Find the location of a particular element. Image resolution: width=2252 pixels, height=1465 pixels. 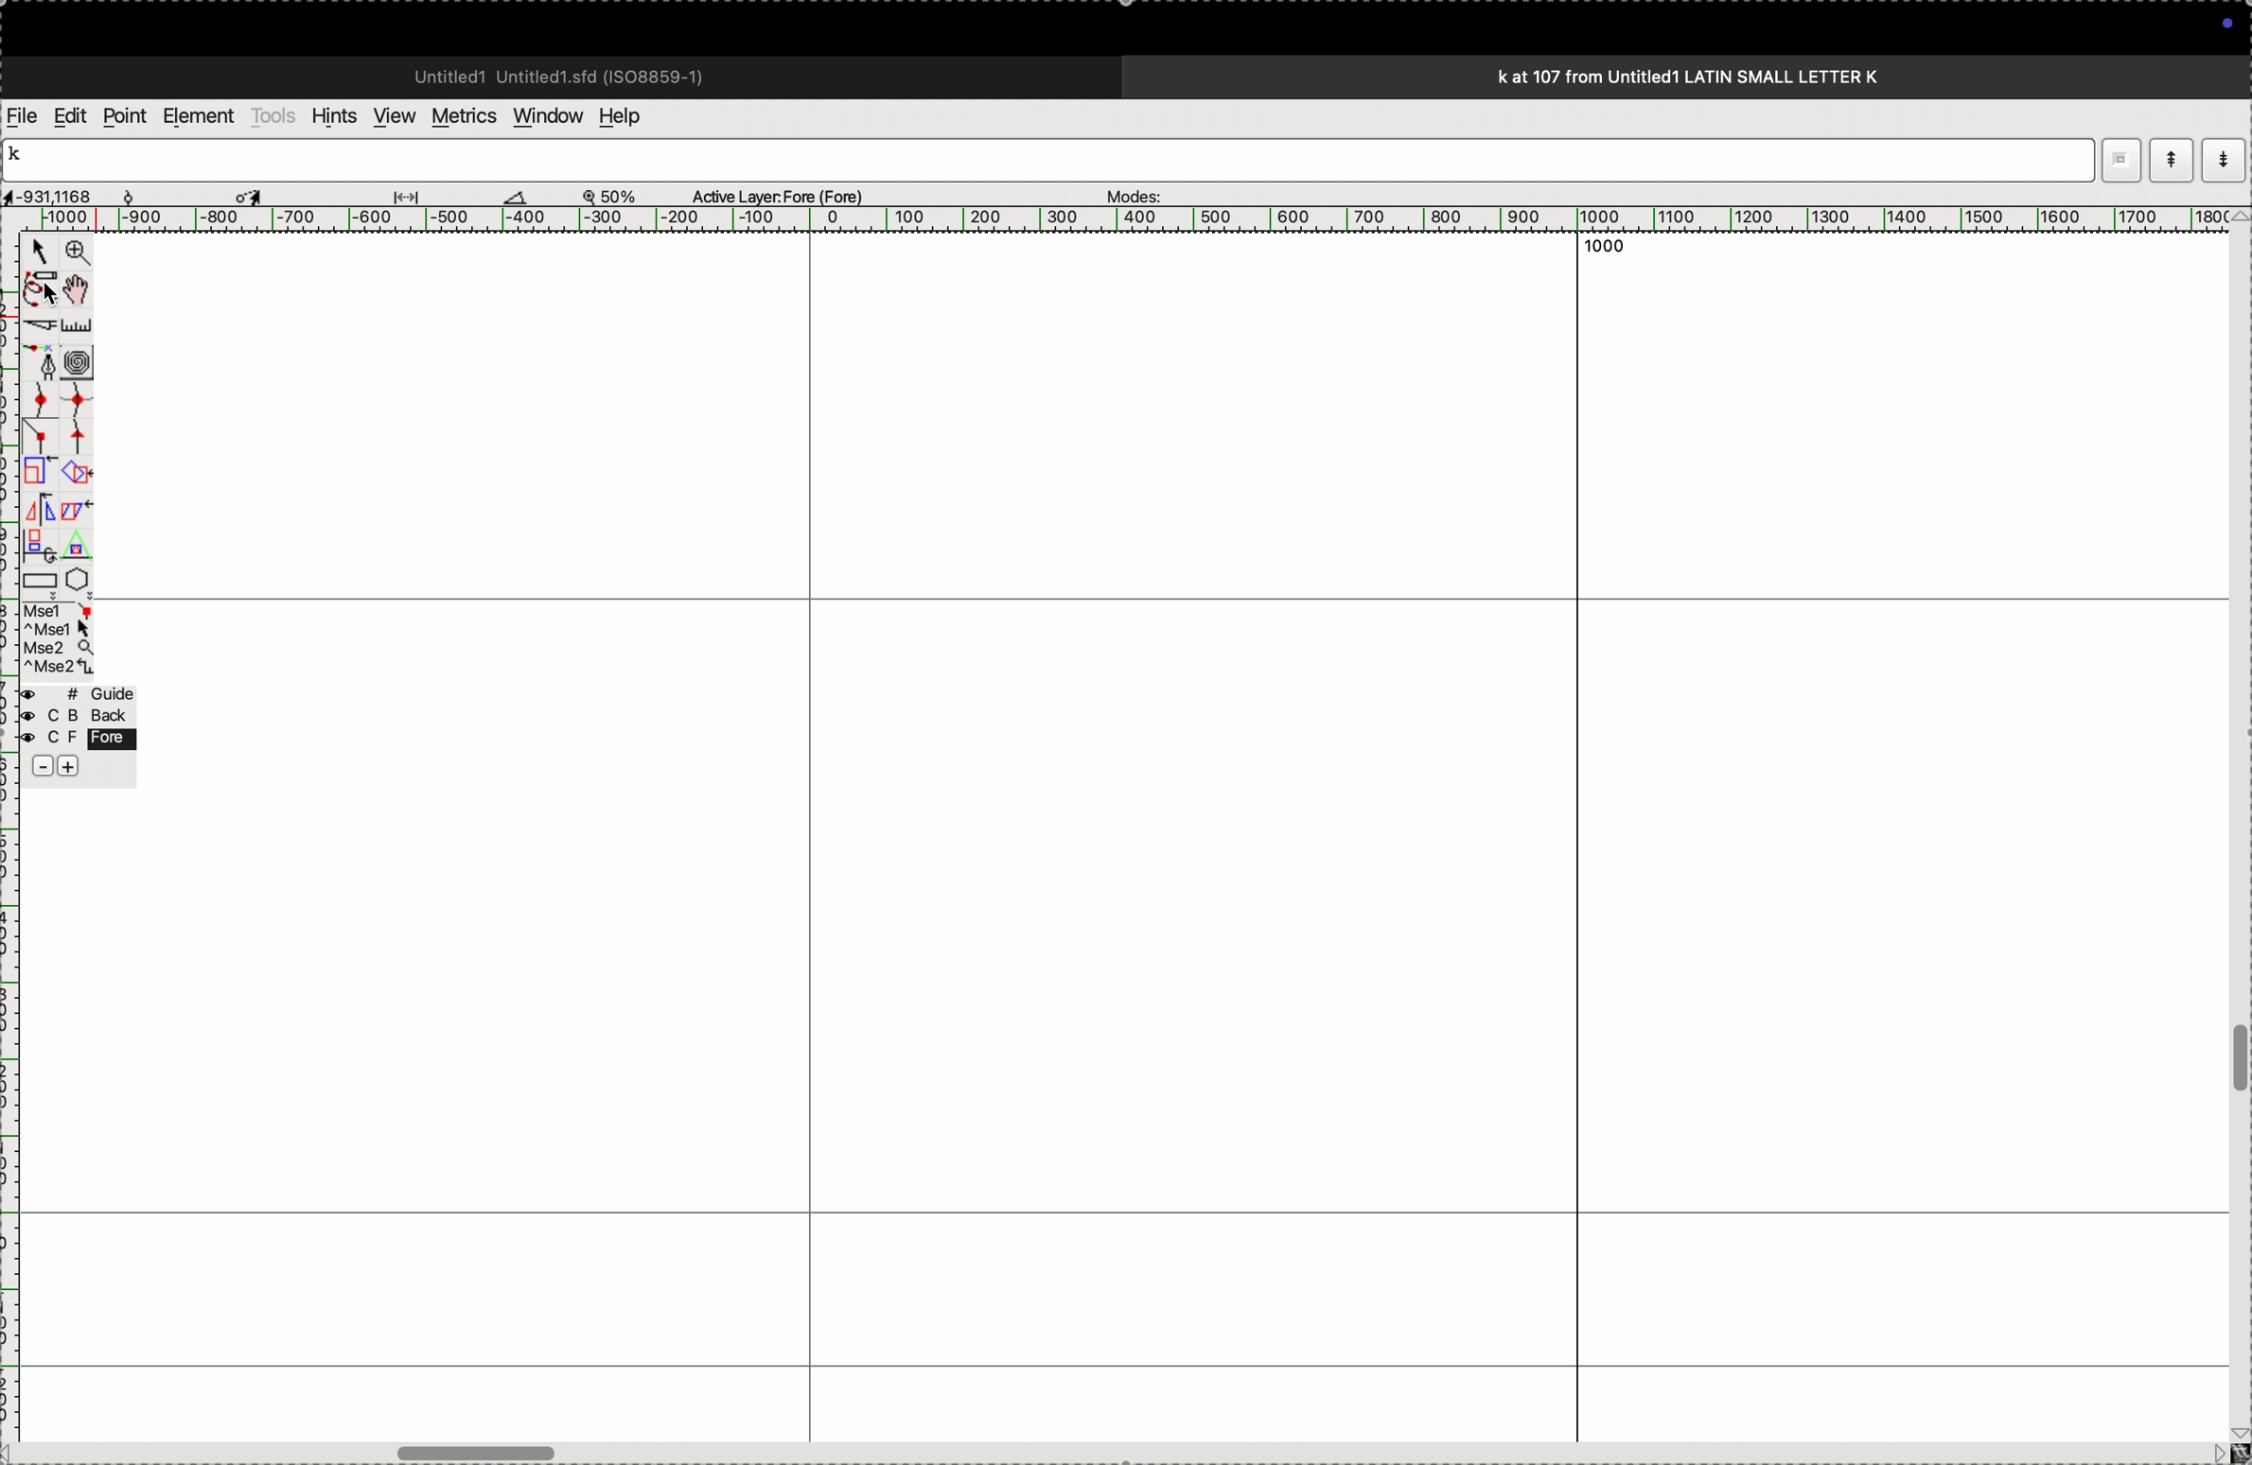

active kayer is located at coordinates (789, 195).